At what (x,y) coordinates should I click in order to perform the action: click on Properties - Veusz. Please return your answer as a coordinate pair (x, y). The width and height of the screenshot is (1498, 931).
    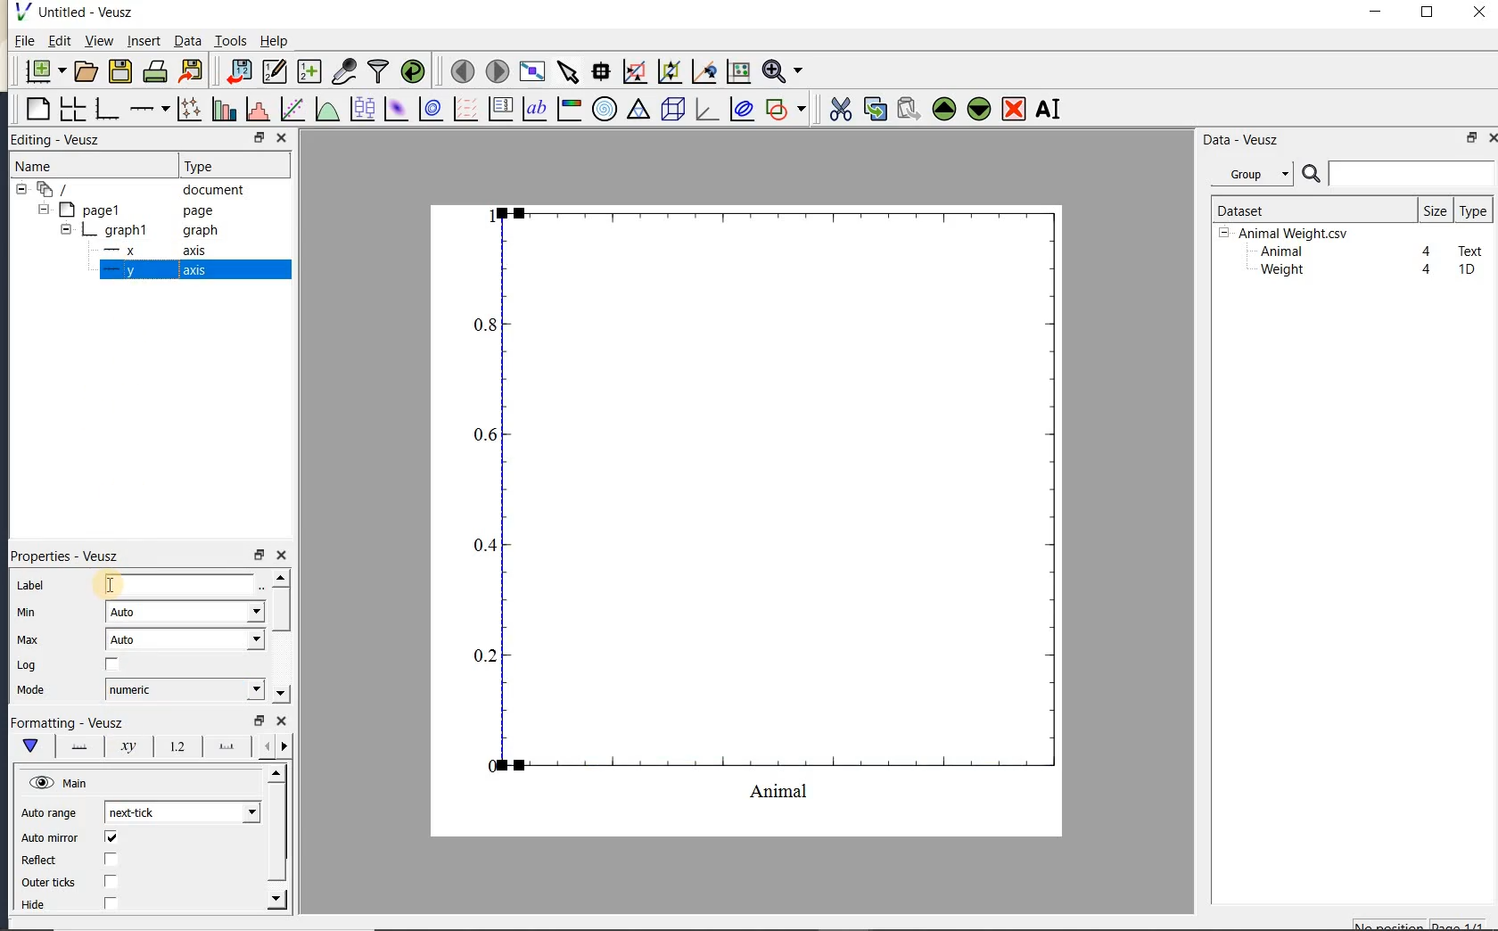
    Looking at the image, I should click on (70, 556).